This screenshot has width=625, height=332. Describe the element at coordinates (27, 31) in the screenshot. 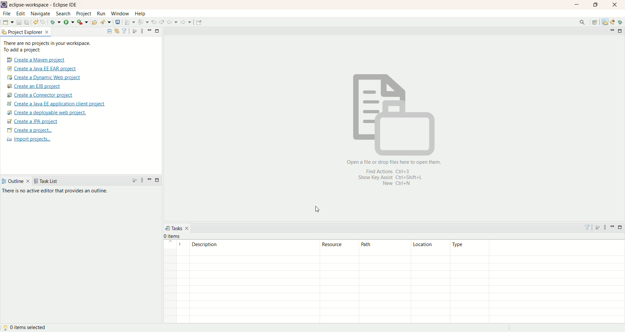

I see `project explorer` at that location.